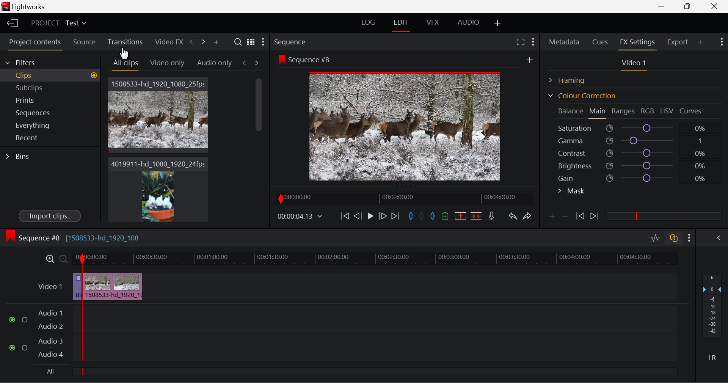 The height and width of the screenshot is (383, 728). What do you see at coordinates (512, 218) in the screenshot?
I see `Undo` at bounding box center [512, 218].